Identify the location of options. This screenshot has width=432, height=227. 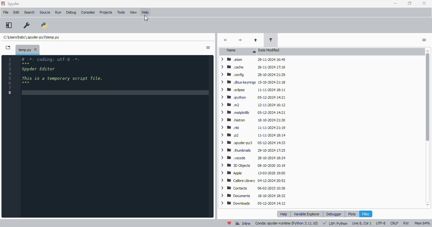
(208, 48).